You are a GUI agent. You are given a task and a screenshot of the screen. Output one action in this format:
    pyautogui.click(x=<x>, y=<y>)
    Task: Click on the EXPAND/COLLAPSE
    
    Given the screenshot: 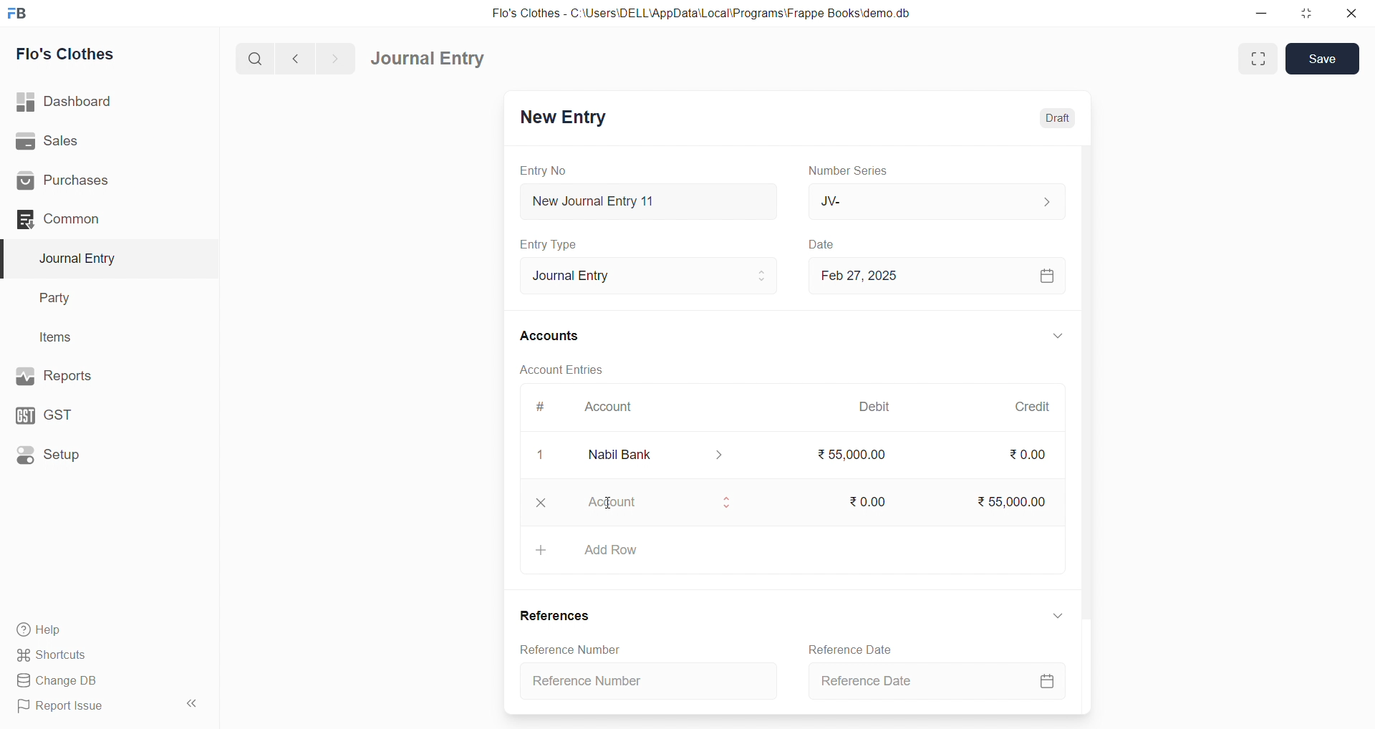 What is the action you would take?
    pyautogui.click(x=1060, y=615)
    